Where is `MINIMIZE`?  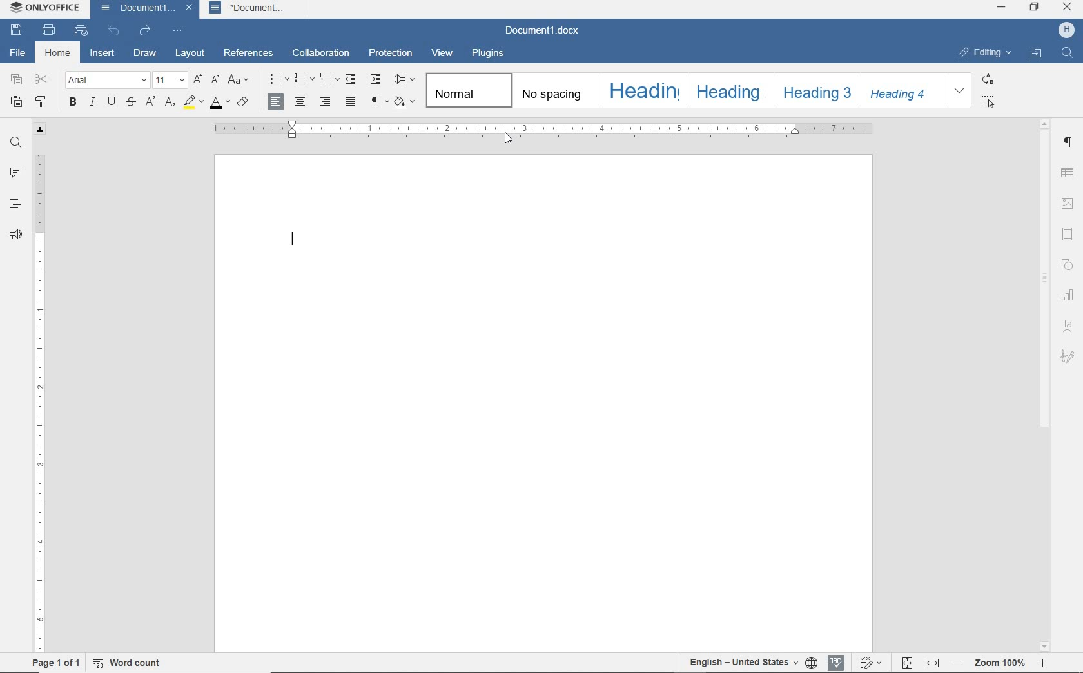 MINIMIZE is located at coordinates (1002, 7).